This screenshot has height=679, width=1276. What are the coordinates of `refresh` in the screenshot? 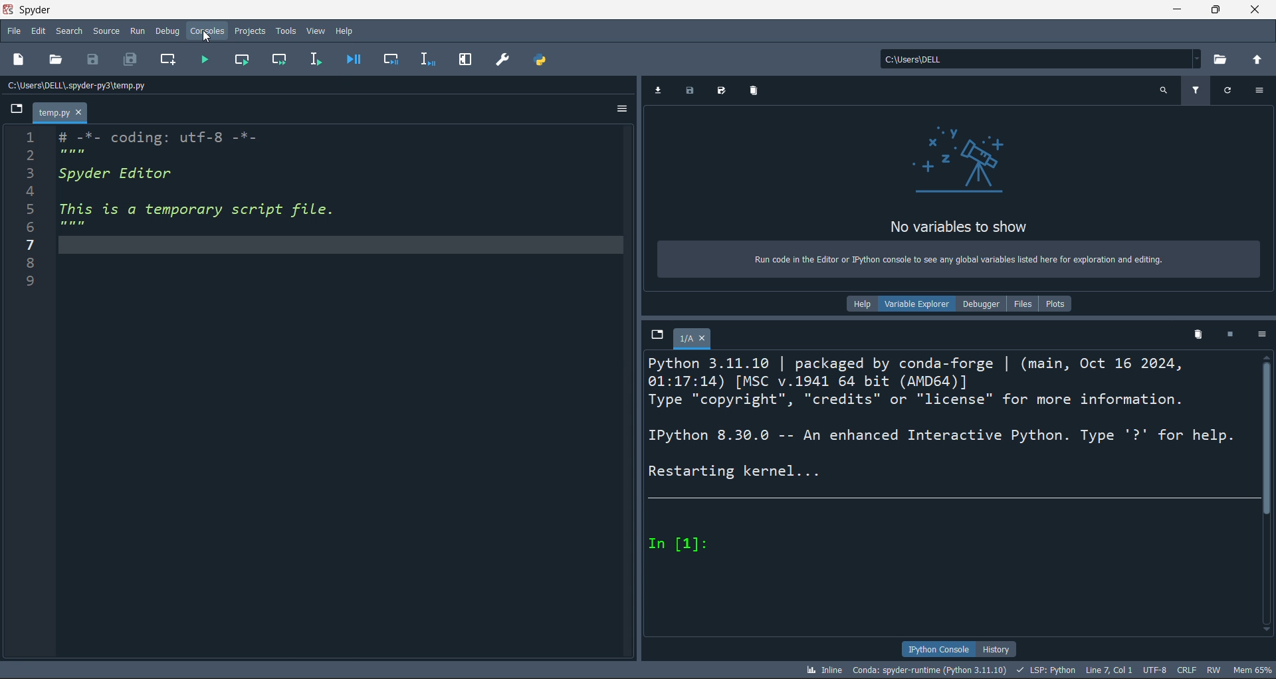 It's located at (1229, 91).